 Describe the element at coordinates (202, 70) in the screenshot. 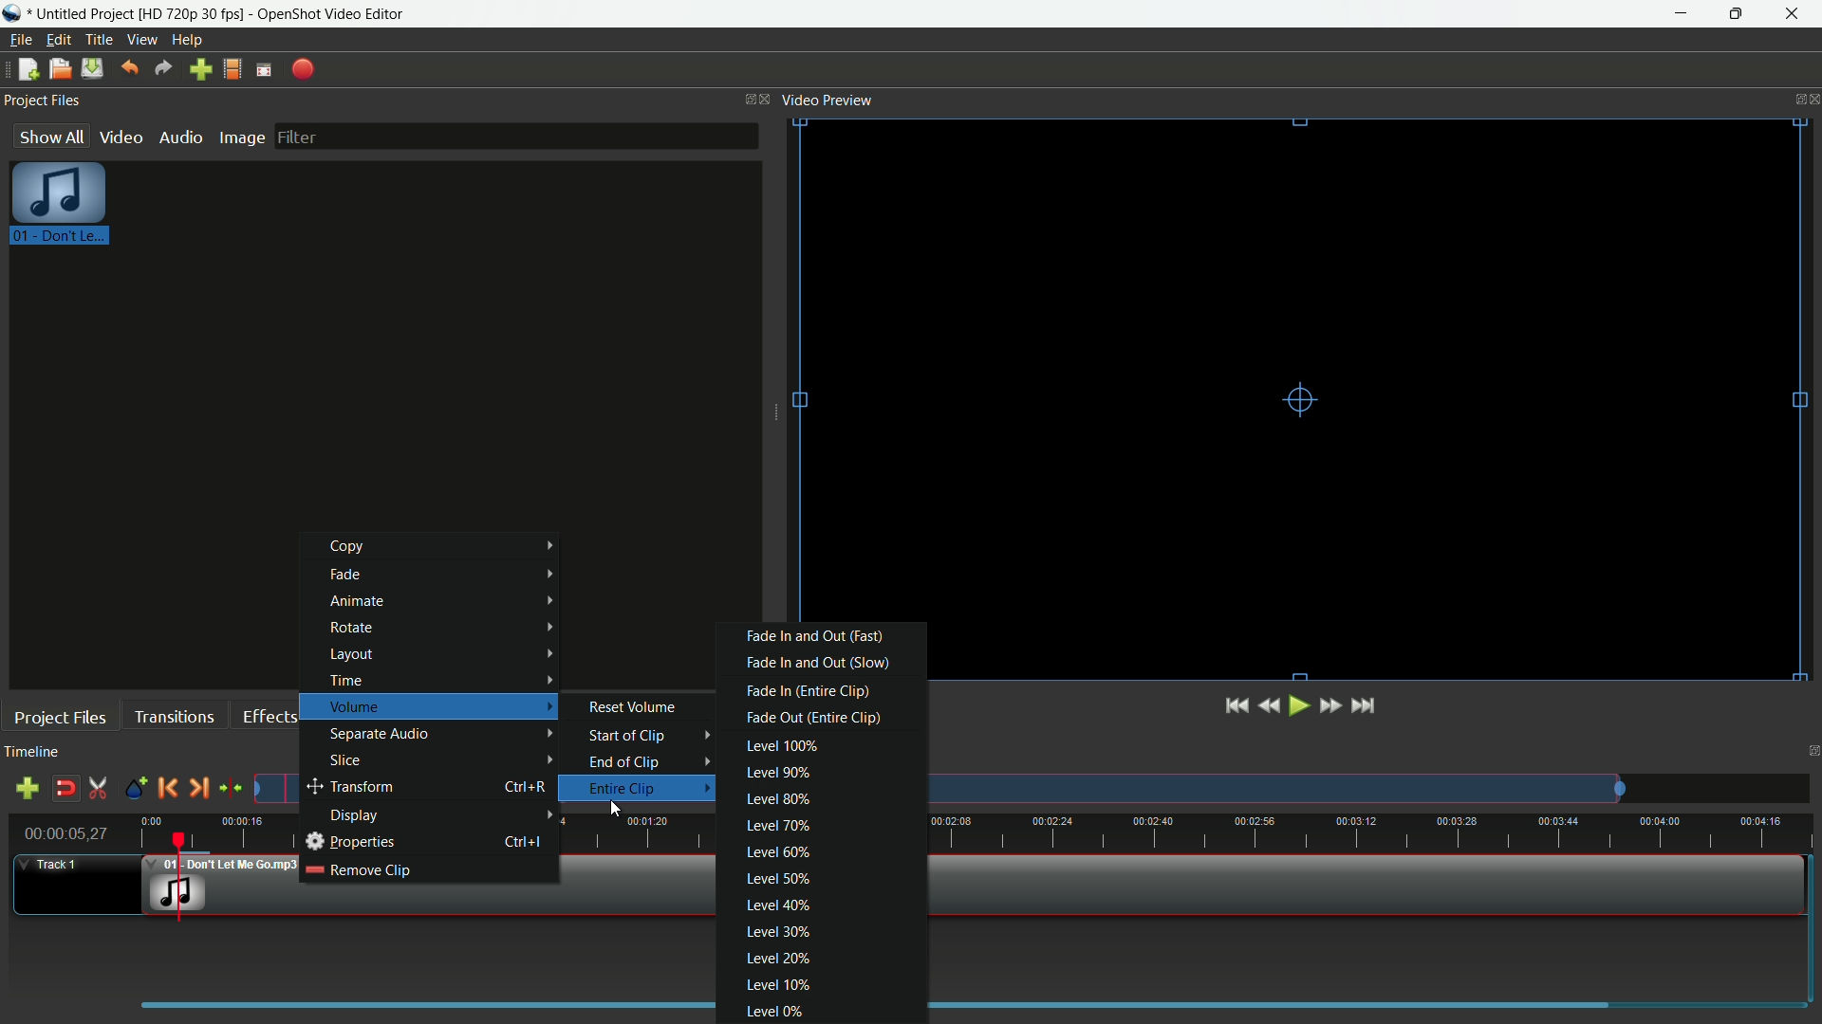

I see `import file` at that location.